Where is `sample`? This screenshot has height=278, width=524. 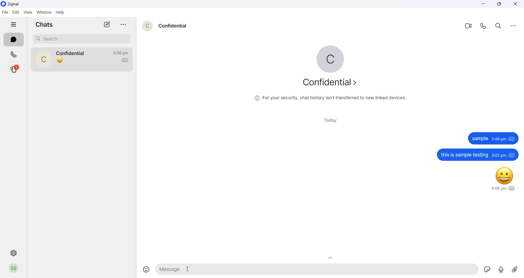 sample is located at coordinates (489, 138).